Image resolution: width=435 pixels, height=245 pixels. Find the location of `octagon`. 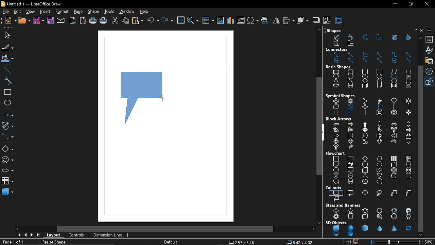

octagon is located at coordinates (408, 81).